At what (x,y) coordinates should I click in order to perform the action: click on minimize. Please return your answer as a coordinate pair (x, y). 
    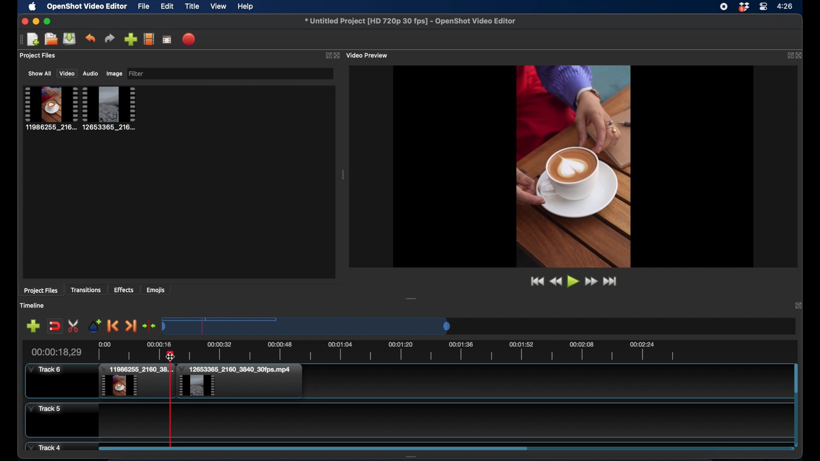
    Looking at the image, I should click on (35, 21).